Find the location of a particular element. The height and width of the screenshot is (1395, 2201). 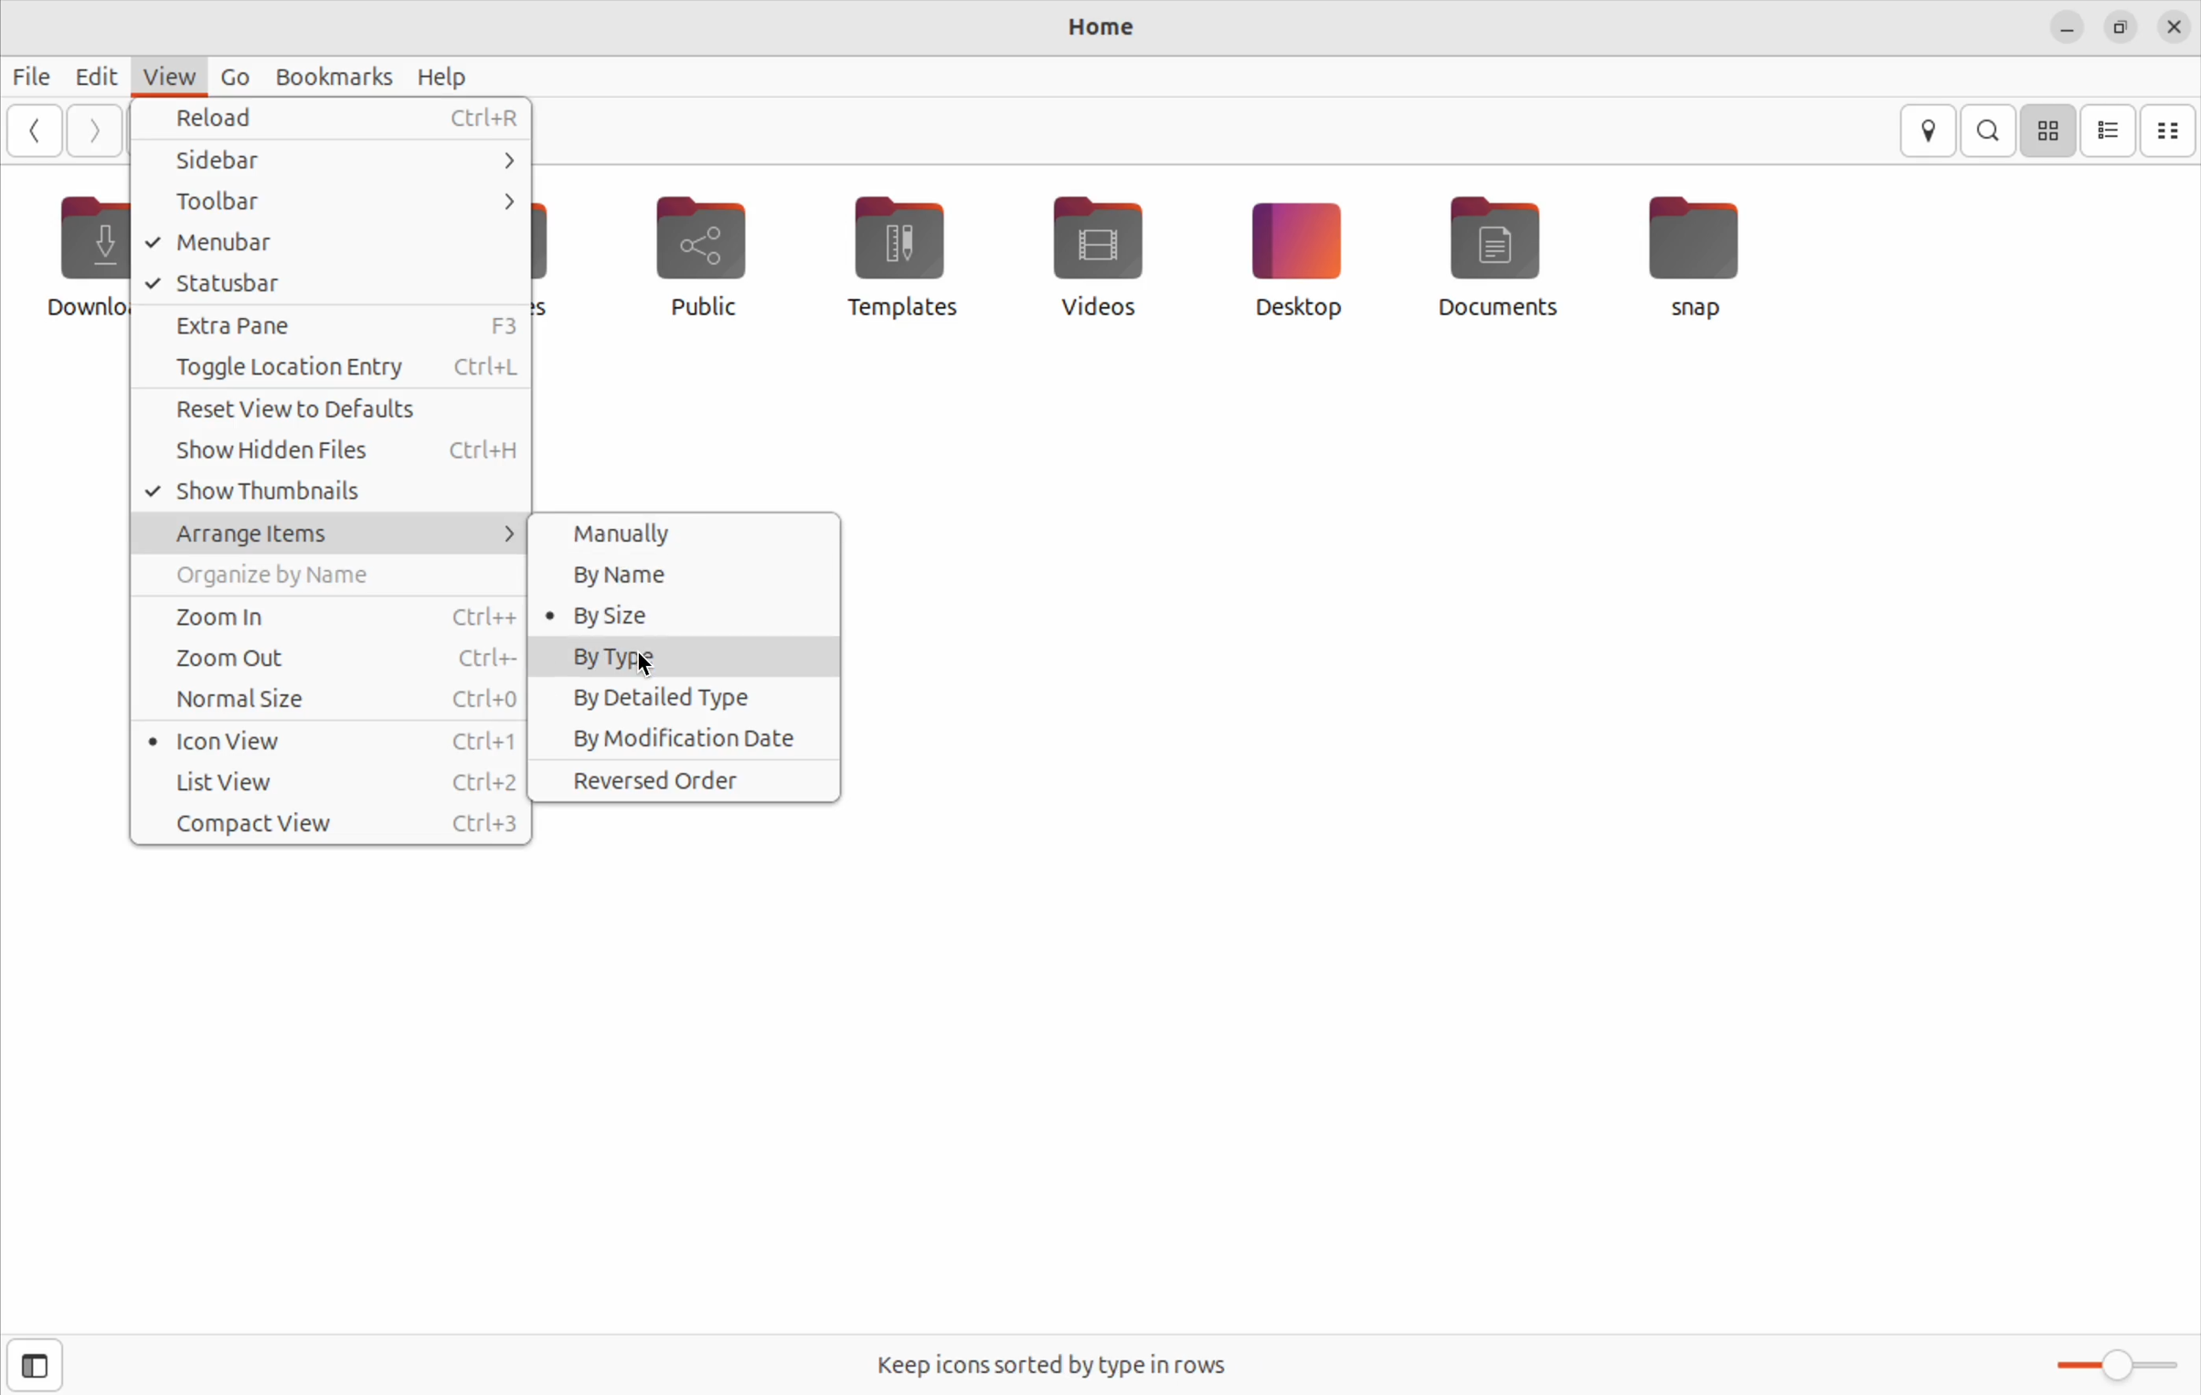

manually is located at coordinates (698, 535).